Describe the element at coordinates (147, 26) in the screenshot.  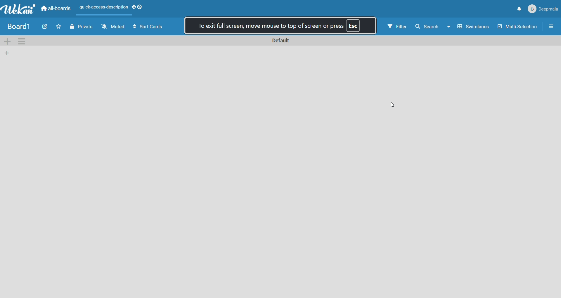
I see `sort cards` at that location.